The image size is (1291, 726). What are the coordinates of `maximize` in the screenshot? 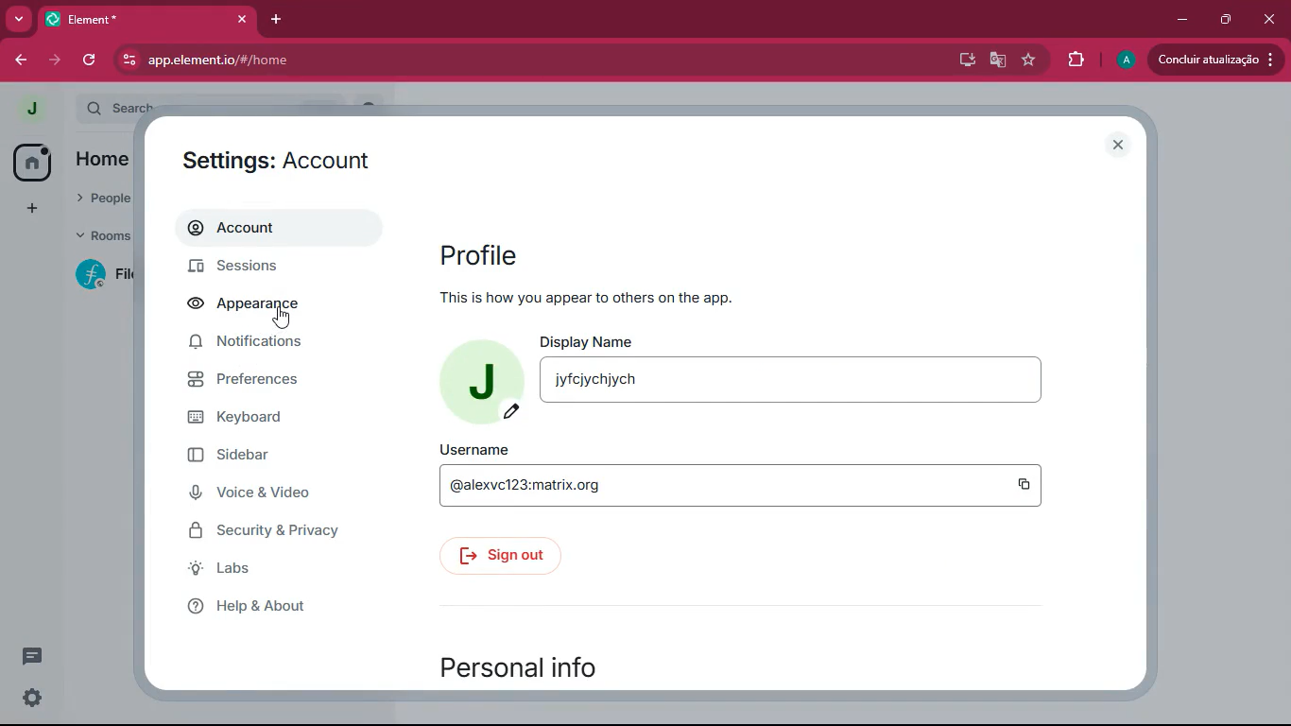 It's located at (1226, 21).